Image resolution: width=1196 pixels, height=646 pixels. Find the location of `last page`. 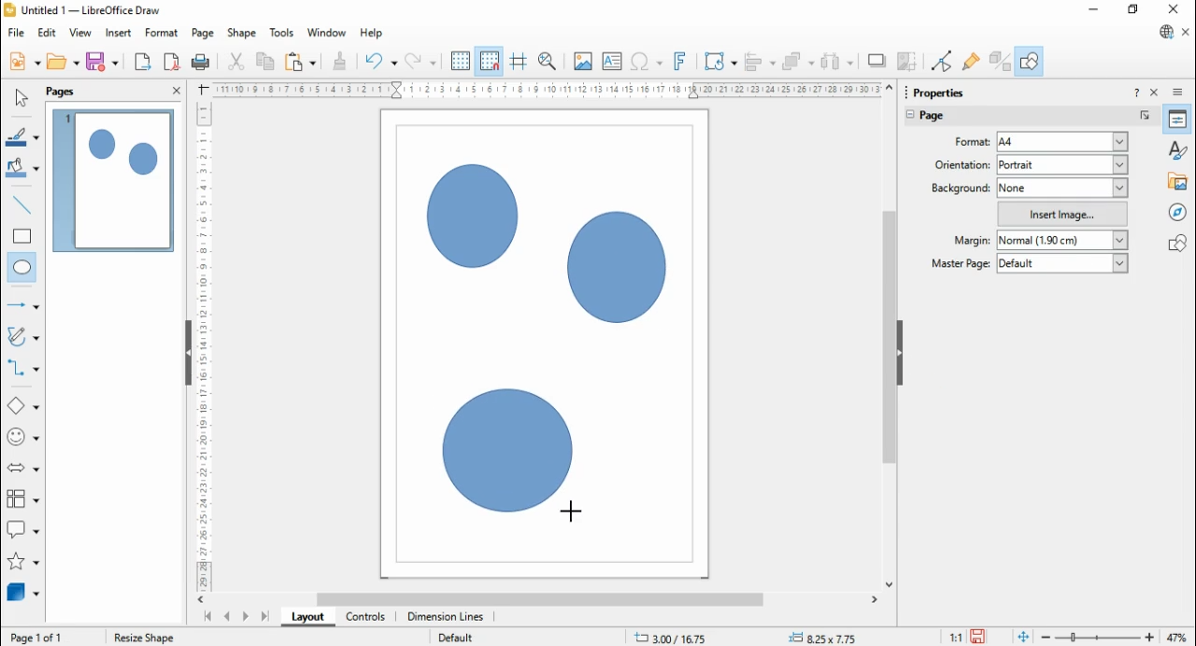

last page is located at coordinates (264, 616).